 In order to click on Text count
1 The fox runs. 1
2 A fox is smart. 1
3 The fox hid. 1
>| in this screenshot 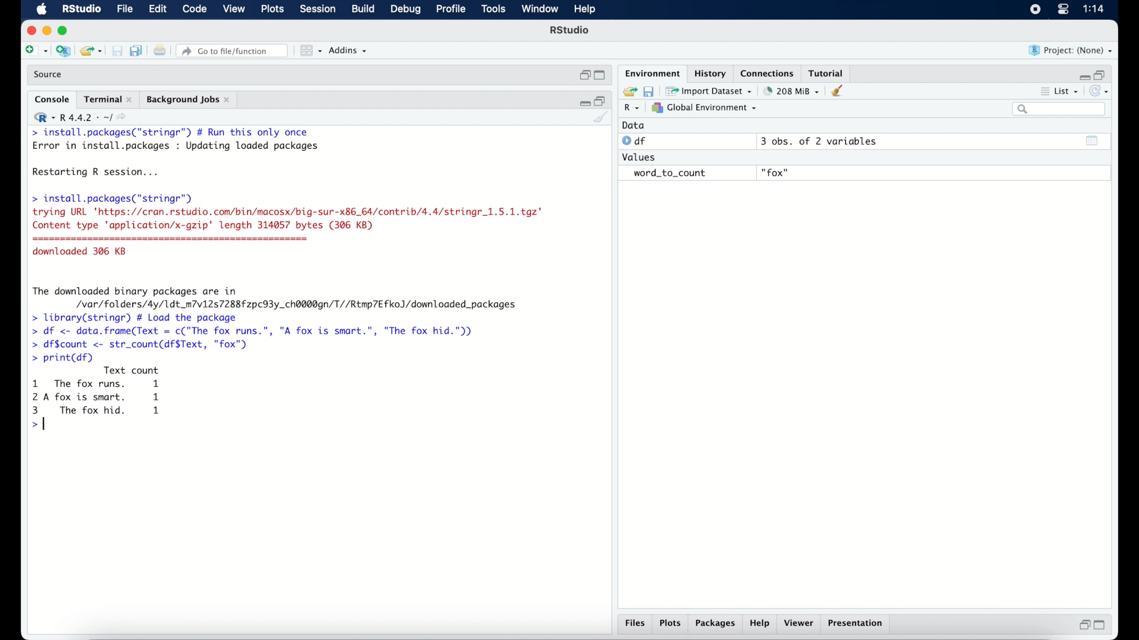, I will do `click(98, 401)`.